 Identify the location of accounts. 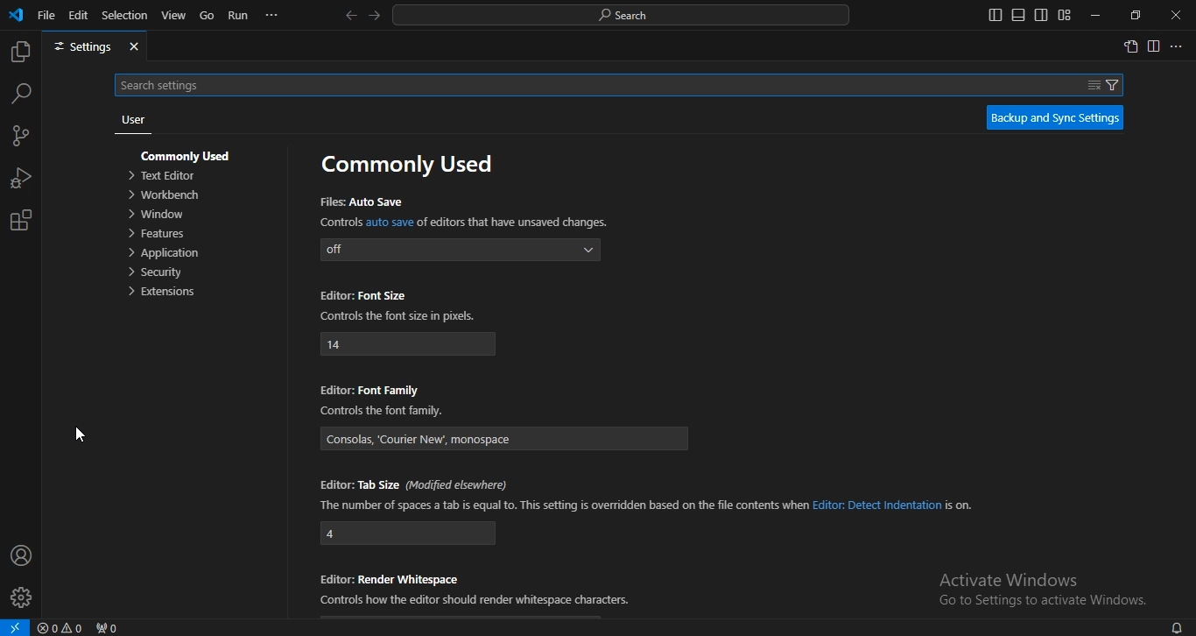
(22, 555).